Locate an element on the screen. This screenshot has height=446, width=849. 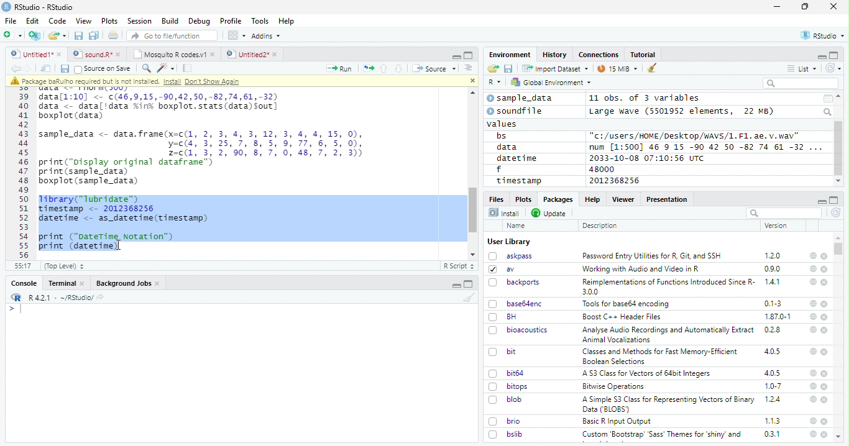
A Simple S3 Class for Representing Vectors of Binary
Data (BLOBS) is located at coordinates (669, 404).